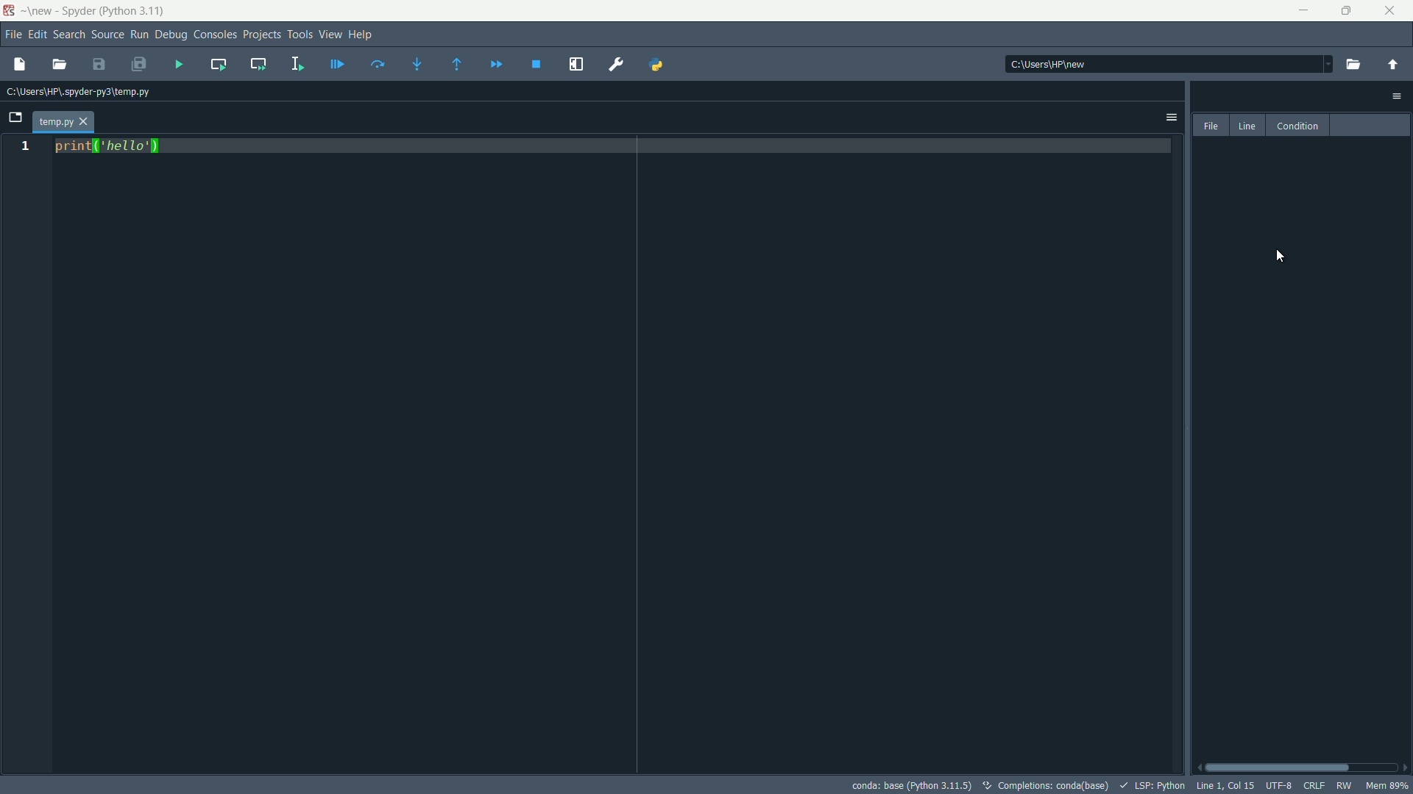 This screenshot has width=1413, height=794. I want to click on run current cell and go to the next one, so click(257, 62).